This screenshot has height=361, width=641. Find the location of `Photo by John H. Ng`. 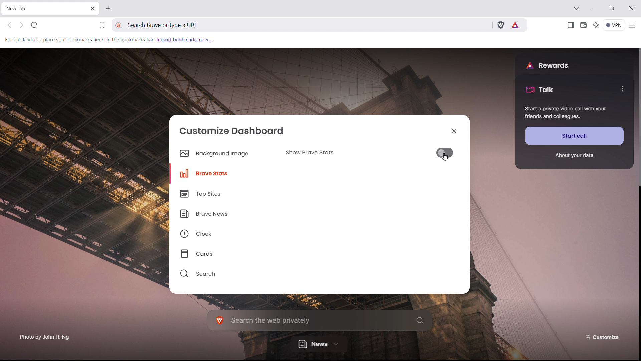

Photo by John H. Ng is located at coordinates (45, 335).